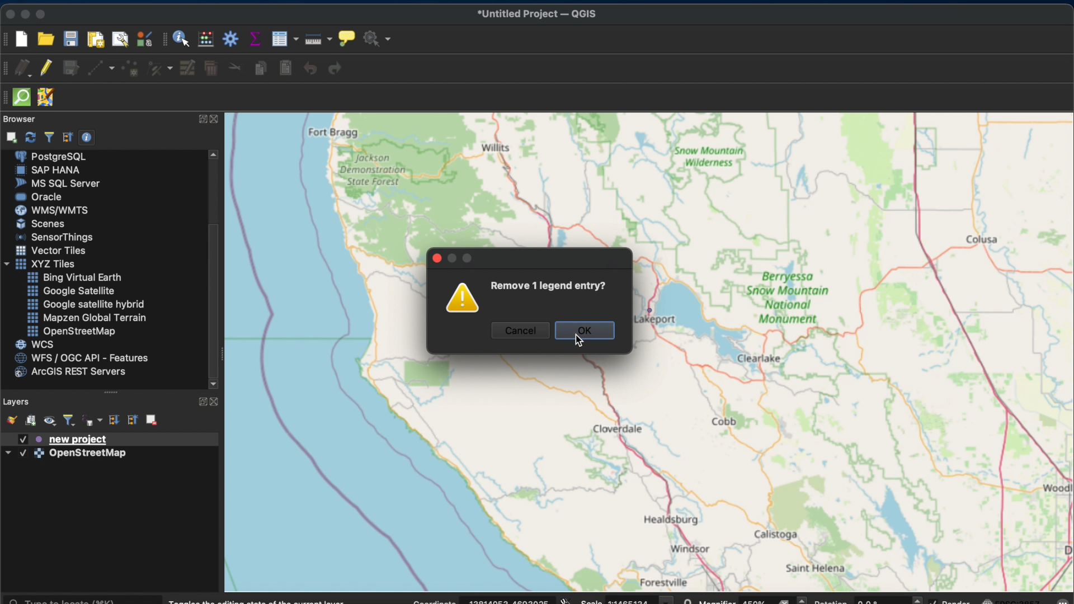  Describe the element at coordinates (216, 271) in the screenshot. I see `SCROLLBAR` at that location.